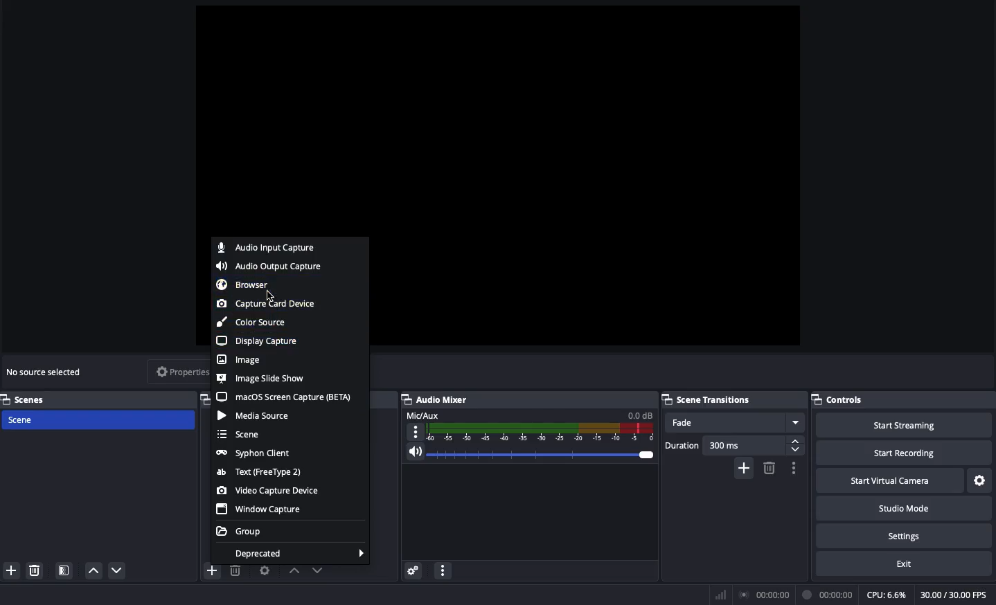  What do you see at coordinates (212, 570) in the screenshot?
I see `add` at bounding box center [212, 570].